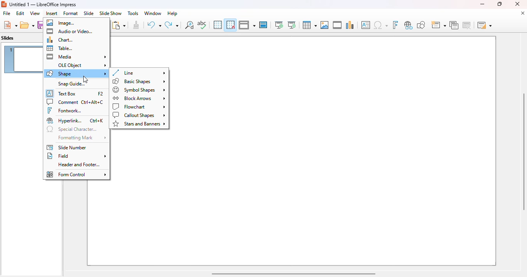  What do you see at coordinates (350, 25) in the screenshot?
I see `insert chart` at bounding box center [350, 25].